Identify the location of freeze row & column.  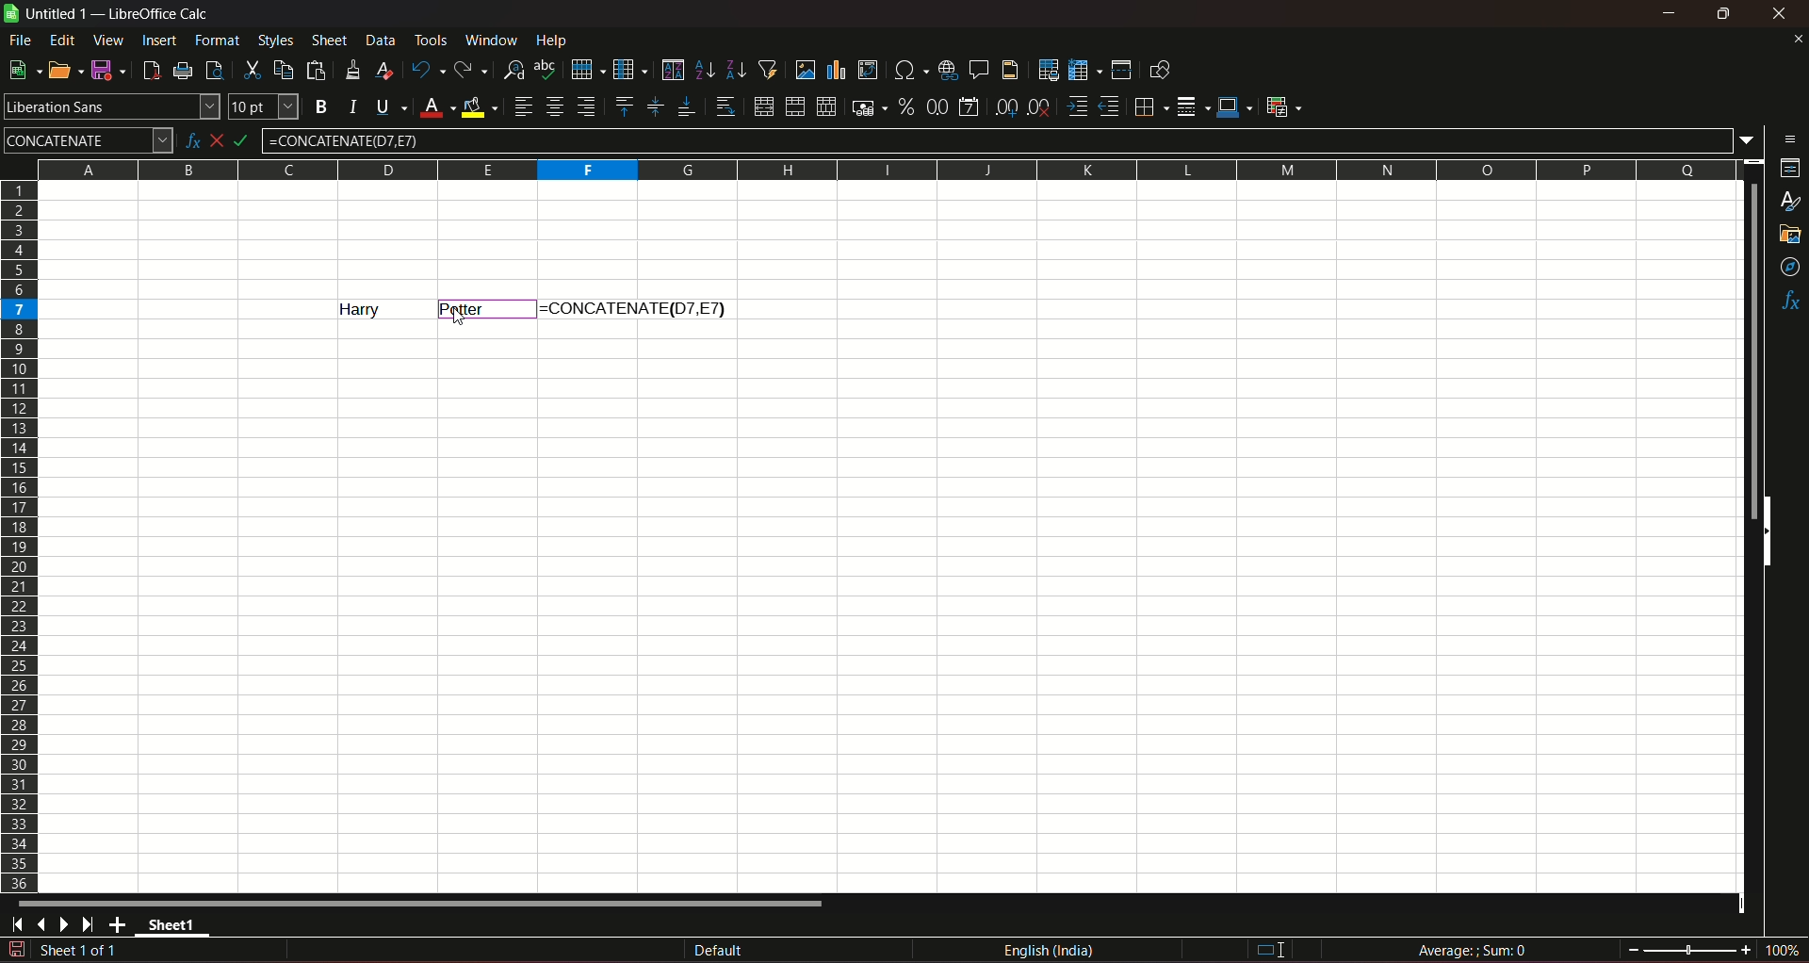
(1084, 71).